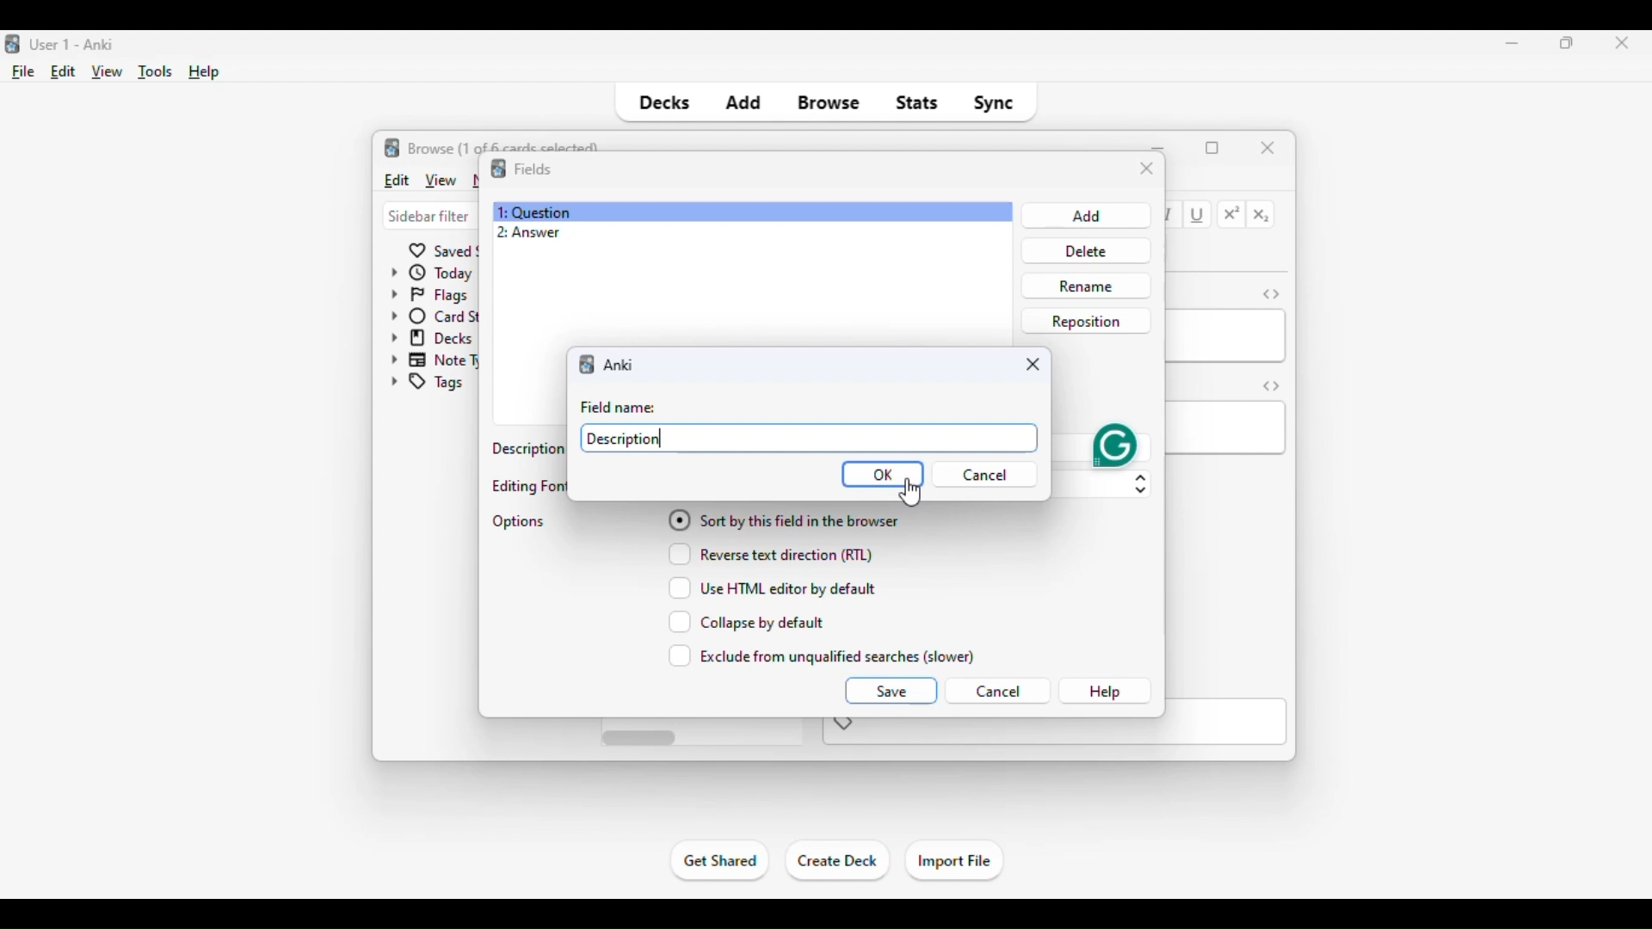 This screenshot has width=1652, height=929. I want to click on title, so click(74, 45).